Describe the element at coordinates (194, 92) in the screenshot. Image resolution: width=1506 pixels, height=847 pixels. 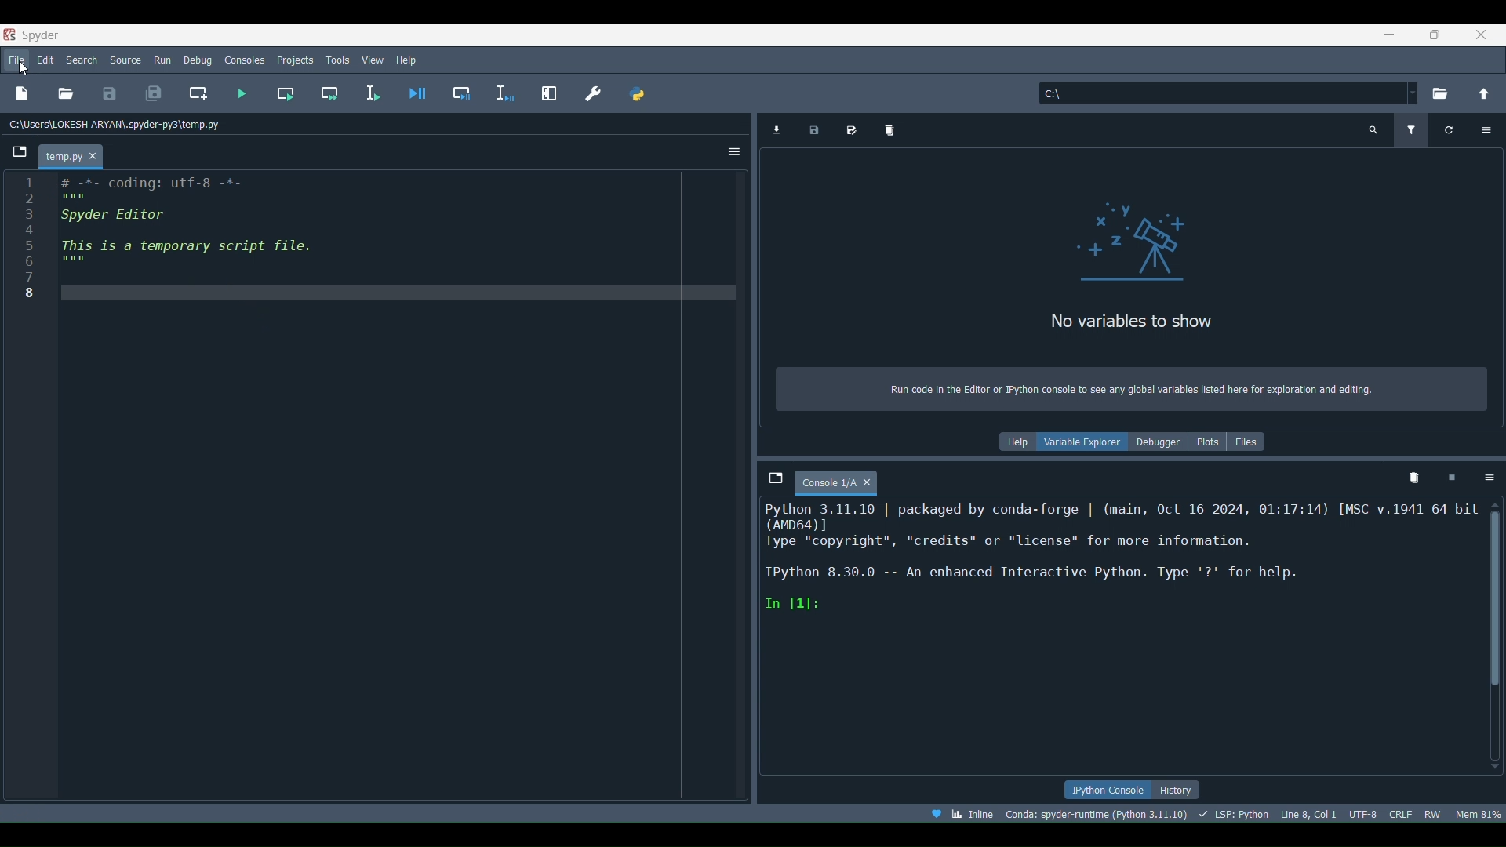
I see `Create new cell at the current line (Ctrl + 2)` at that location.